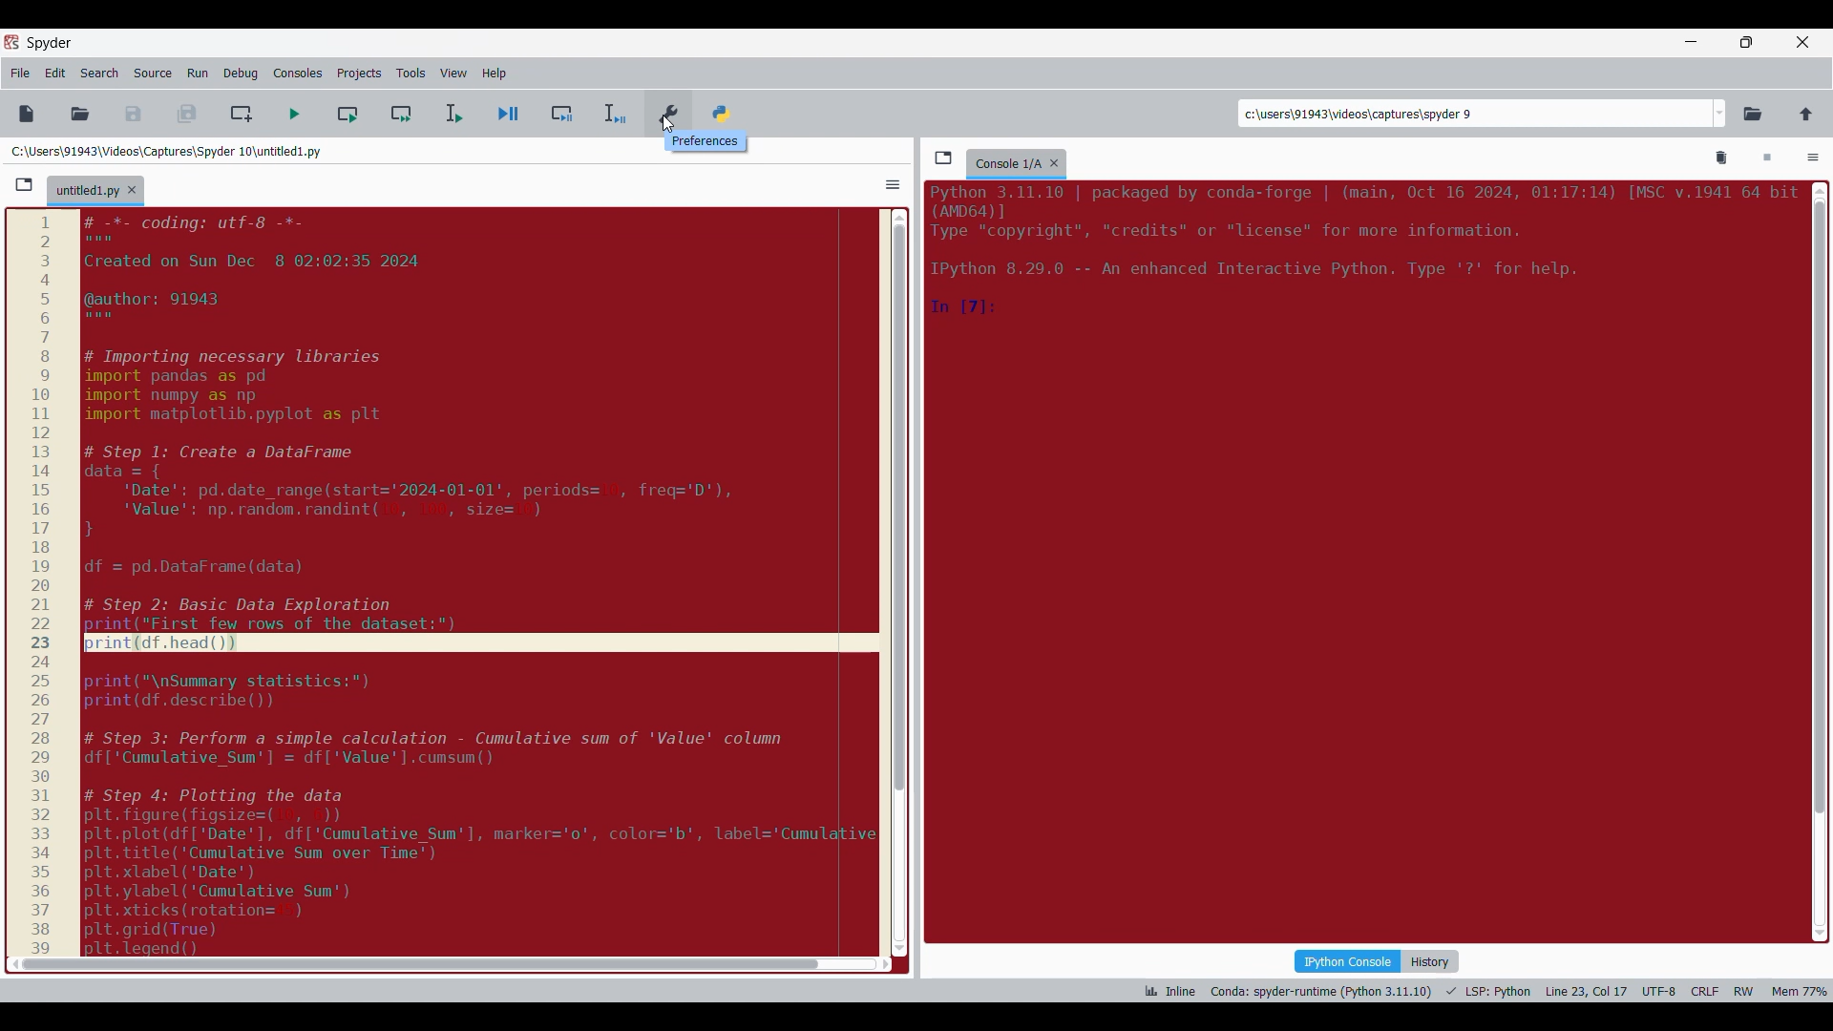 This screenshot has height=1031, width=1833. Describe the element at coordinates (1806, 114) in the screenshot. I see `Change to parent directory` at that location.